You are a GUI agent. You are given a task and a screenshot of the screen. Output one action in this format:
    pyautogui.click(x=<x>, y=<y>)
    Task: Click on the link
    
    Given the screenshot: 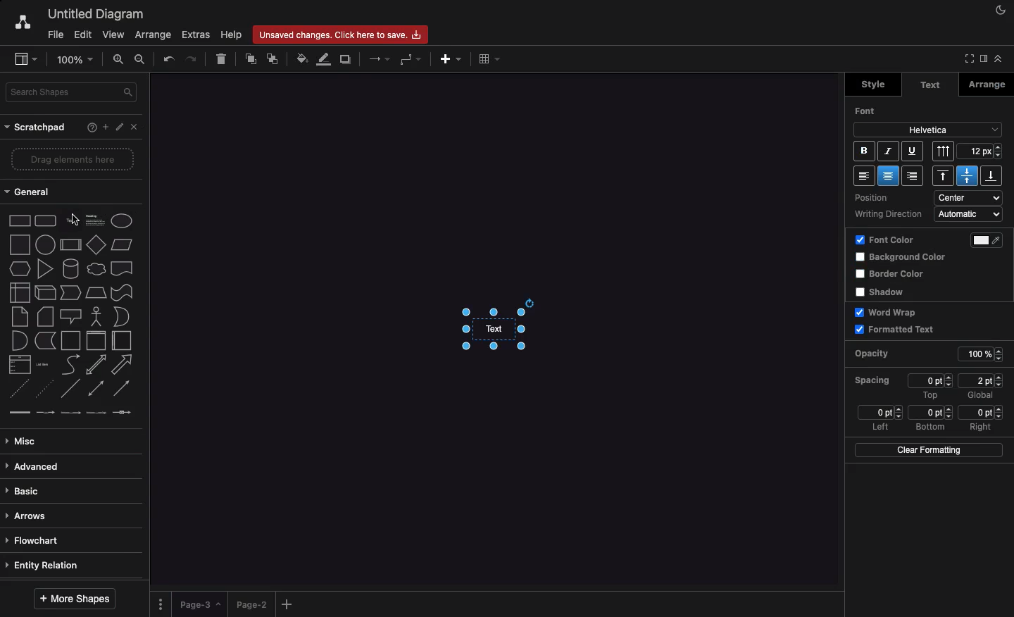 What is the action you would take?
    pyautogui.click(x=19, y=412)
    